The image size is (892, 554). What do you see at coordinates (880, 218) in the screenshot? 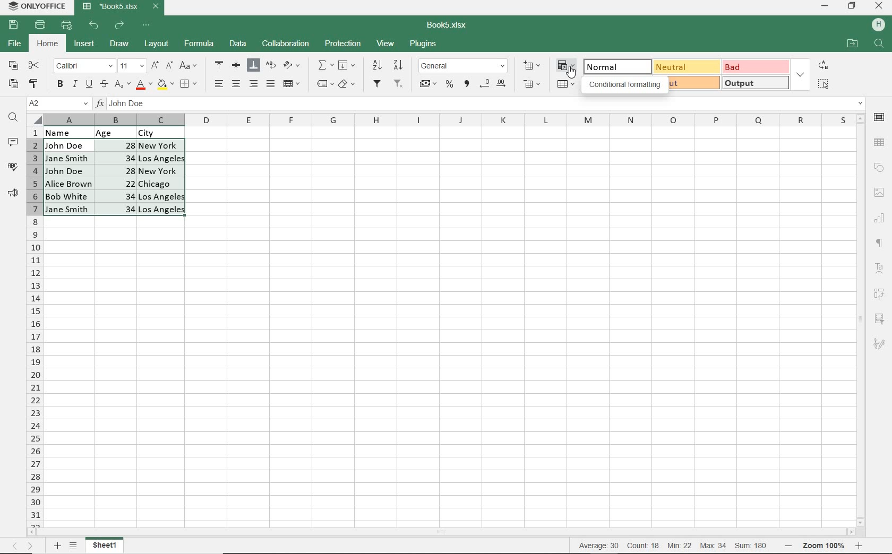
I see `CHART` at bounding box center [880, 218].